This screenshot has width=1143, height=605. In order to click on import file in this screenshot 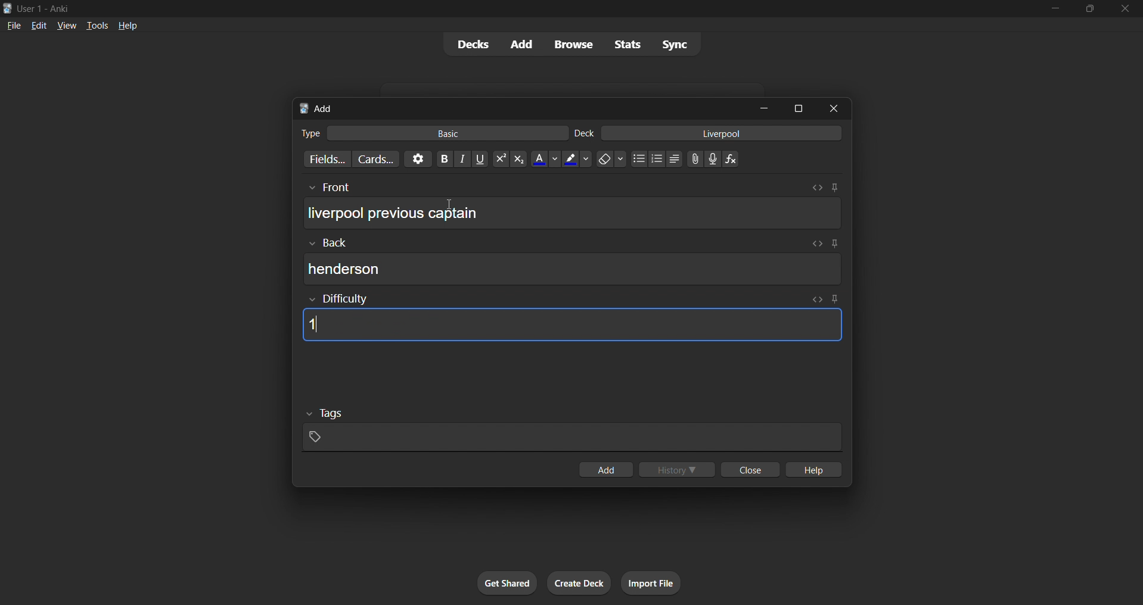, I will do `click(656, 582)`.